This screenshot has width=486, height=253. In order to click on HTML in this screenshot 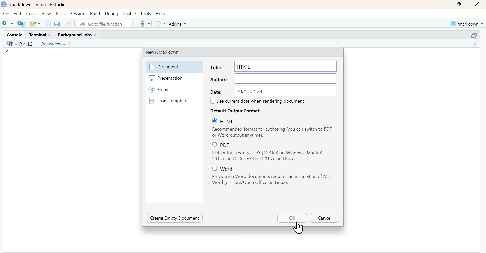, I will do `click(227, 121)`.